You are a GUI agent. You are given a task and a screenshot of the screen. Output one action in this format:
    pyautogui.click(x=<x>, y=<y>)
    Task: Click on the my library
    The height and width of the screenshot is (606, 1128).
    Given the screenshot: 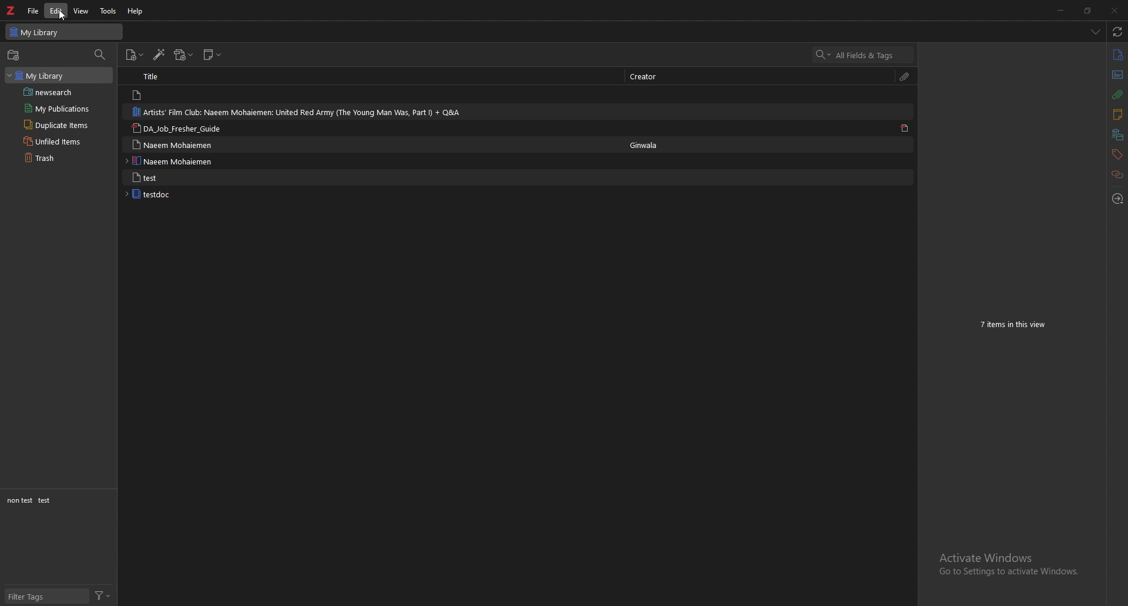 What is the action you would take?
    pyautogui.click(x=66, y=32)
    